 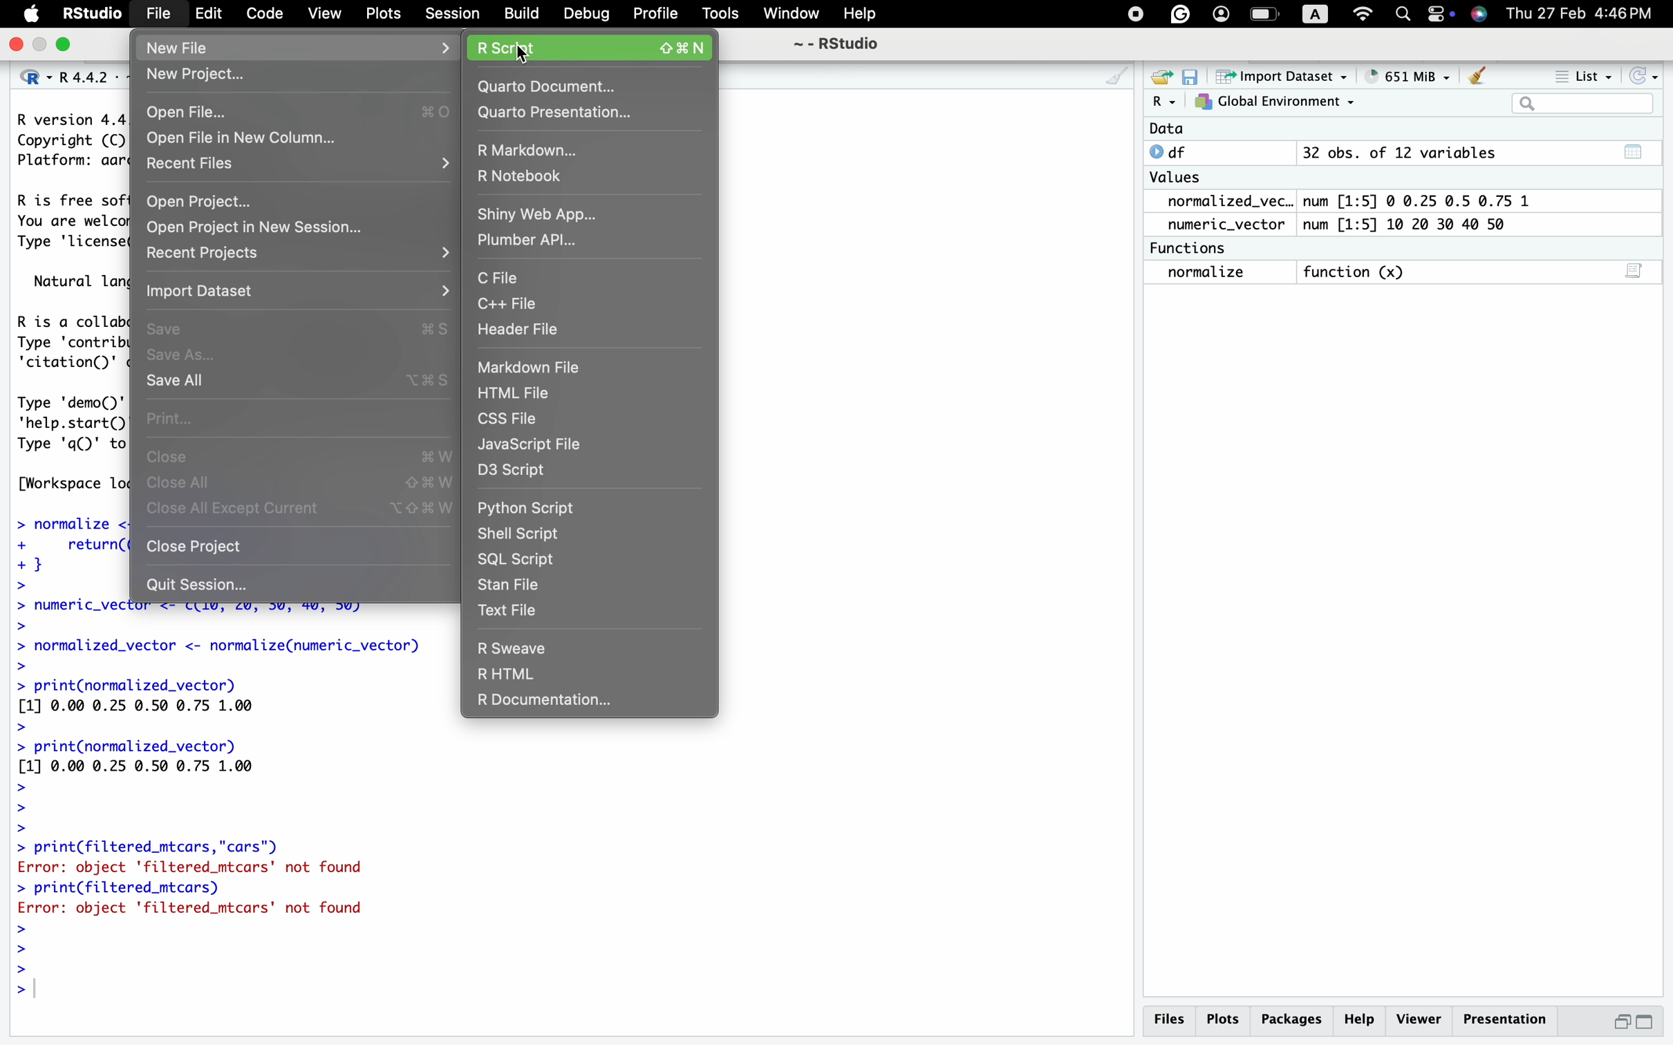 I want to click on battery, so click(x=1266, y=15).